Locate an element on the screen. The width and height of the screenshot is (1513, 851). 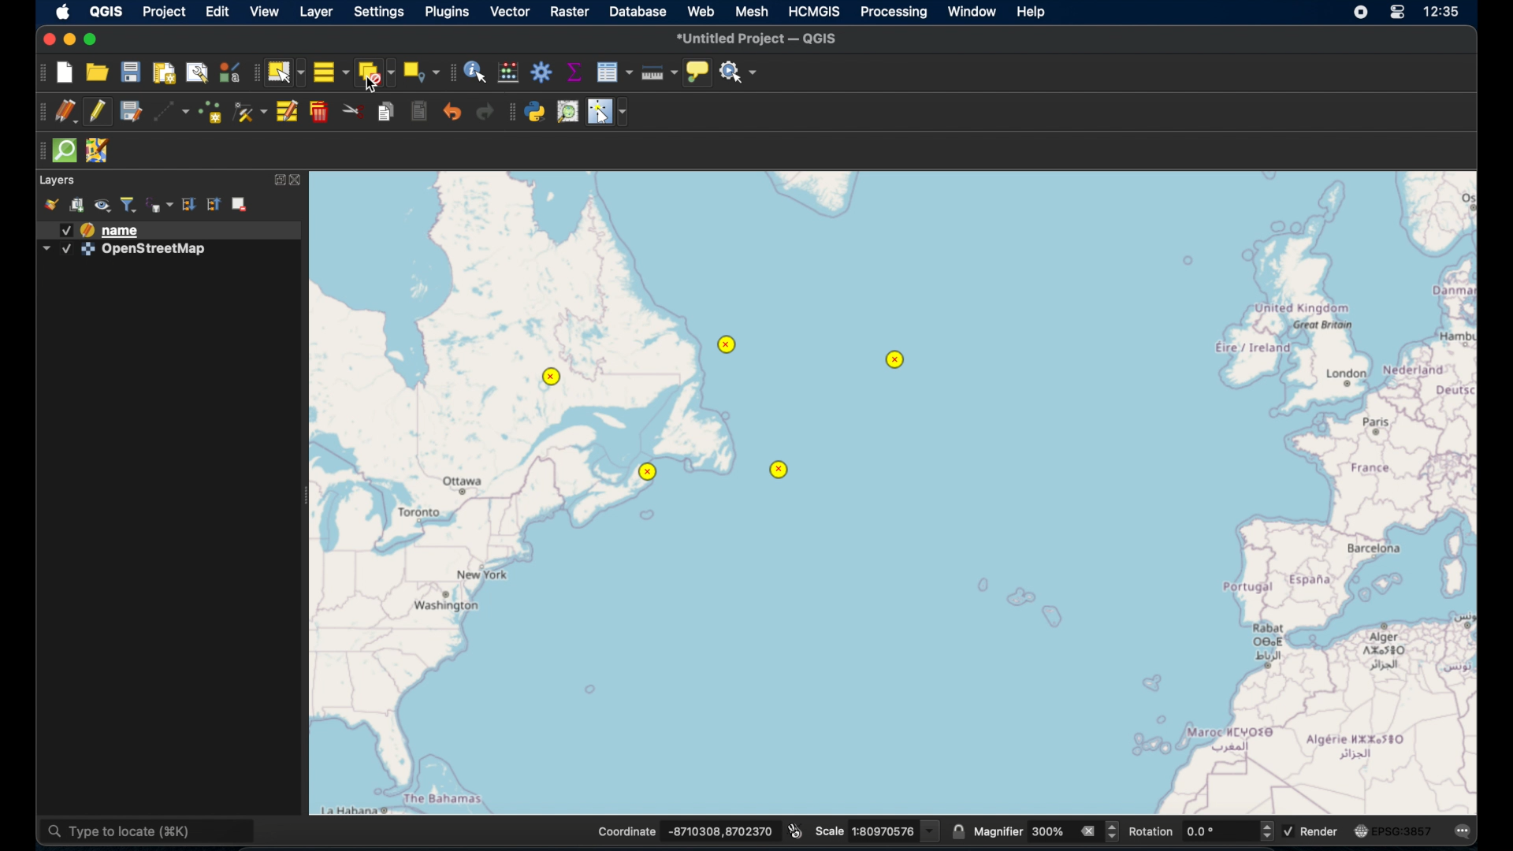
icon is located at coordinates (1361, 829).